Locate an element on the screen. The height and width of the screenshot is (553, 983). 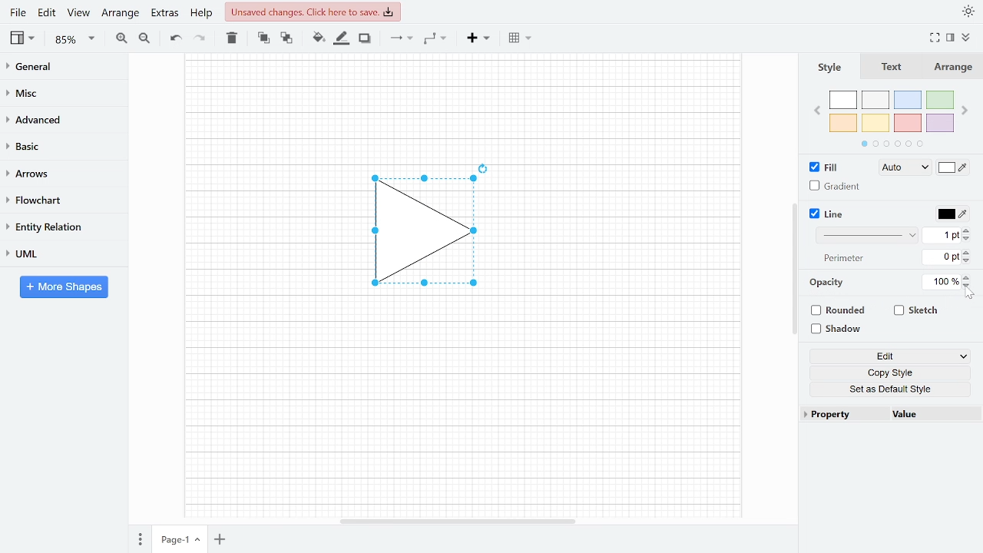
Table is located at coordinates (521, 37).